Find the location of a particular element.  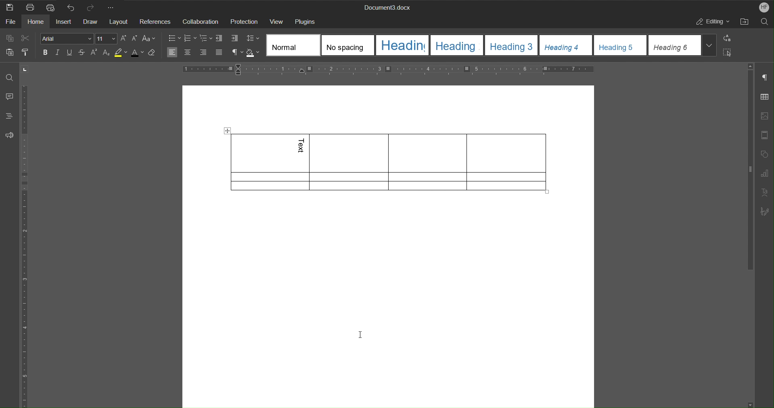

vertical scroll bar is located at coordinates (749, 171).